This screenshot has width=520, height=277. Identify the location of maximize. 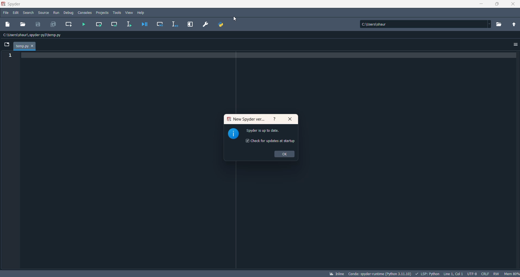
(497, 4).